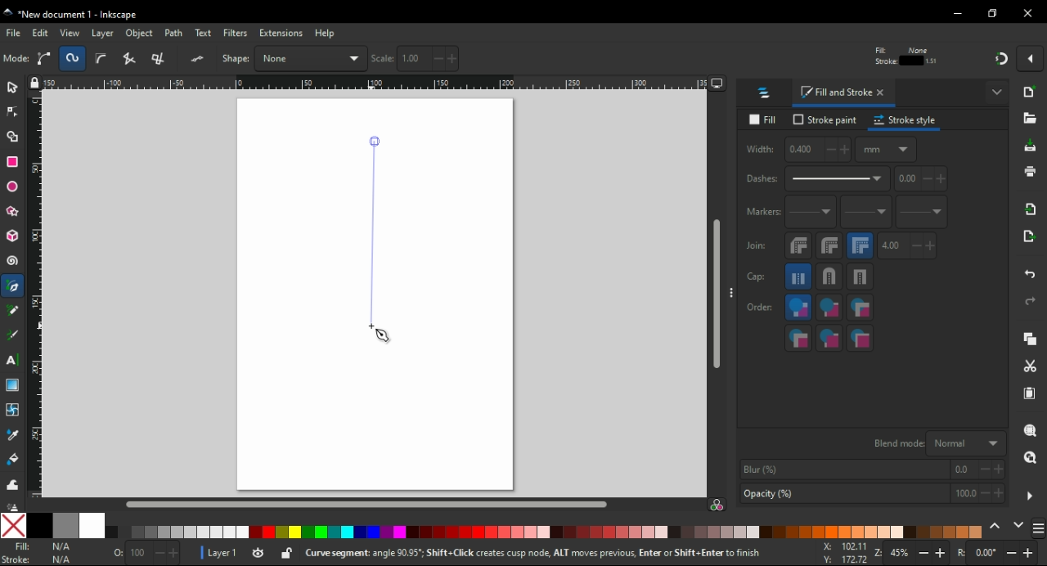  I want to click on , so click(906, 245).